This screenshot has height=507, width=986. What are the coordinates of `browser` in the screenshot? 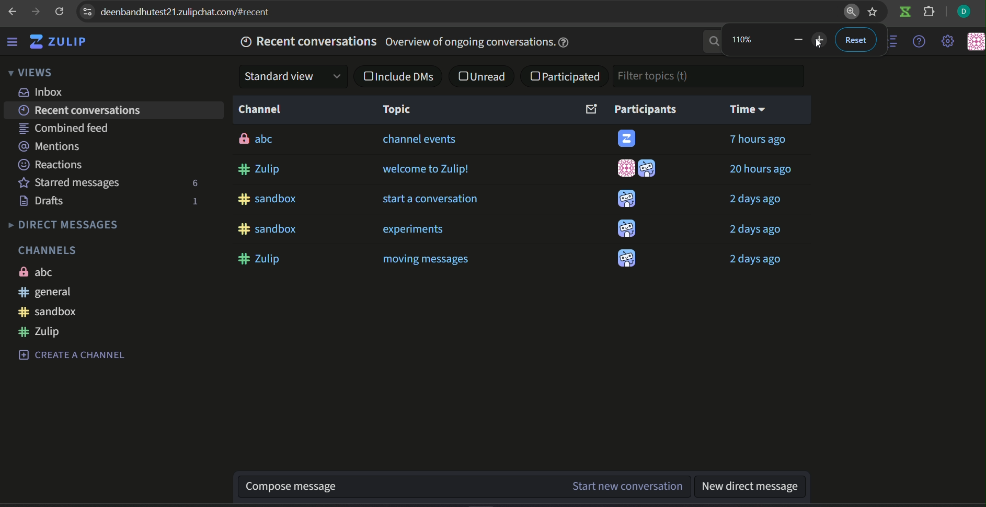 It's located at (194, 13).